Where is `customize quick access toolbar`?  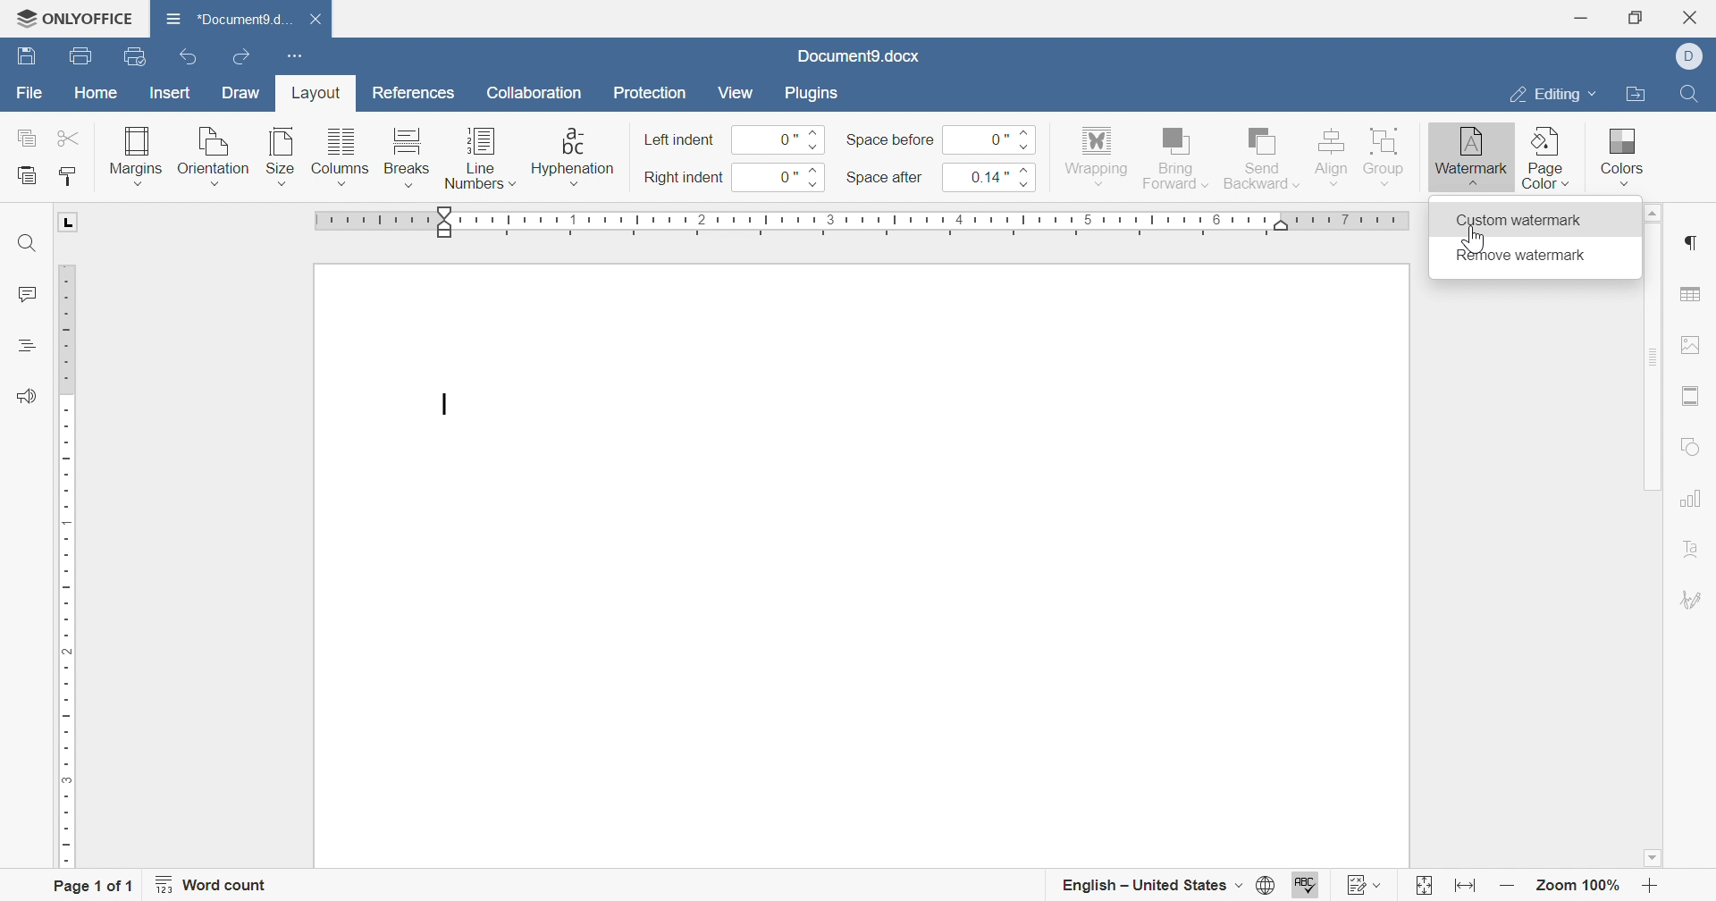 customize quick access toolbar is located at coordinates (290, 54).